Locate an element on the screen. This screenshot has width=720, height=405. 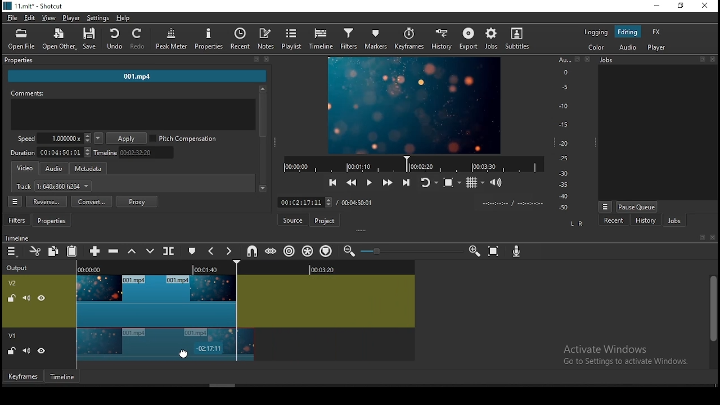
pitch compensation is located at coordinates (184, 139).